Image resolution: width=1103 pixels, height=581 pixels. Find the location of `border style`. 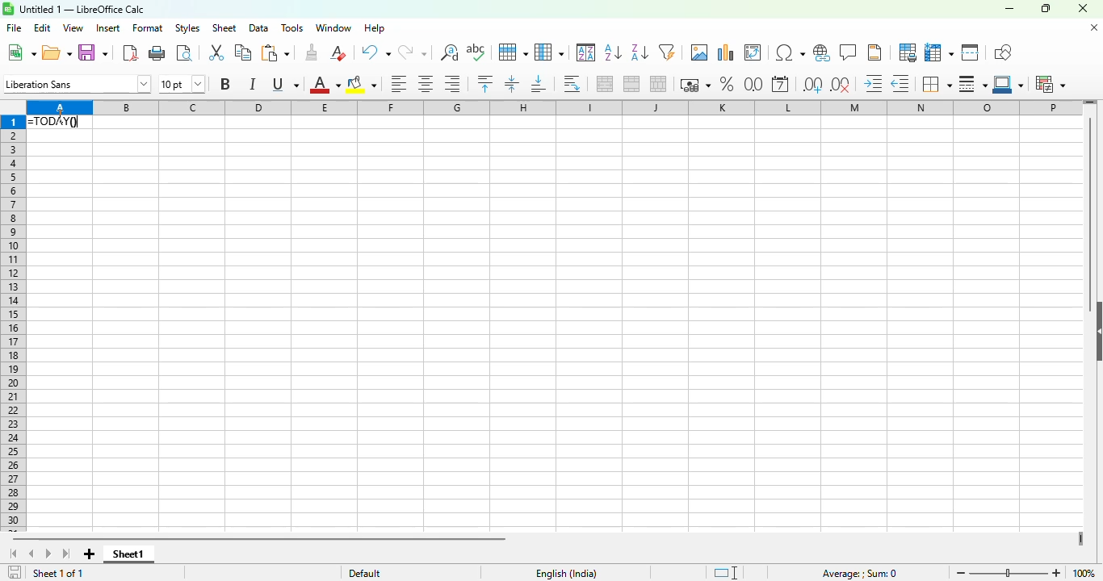

border style is located at coordinates (973, 85).